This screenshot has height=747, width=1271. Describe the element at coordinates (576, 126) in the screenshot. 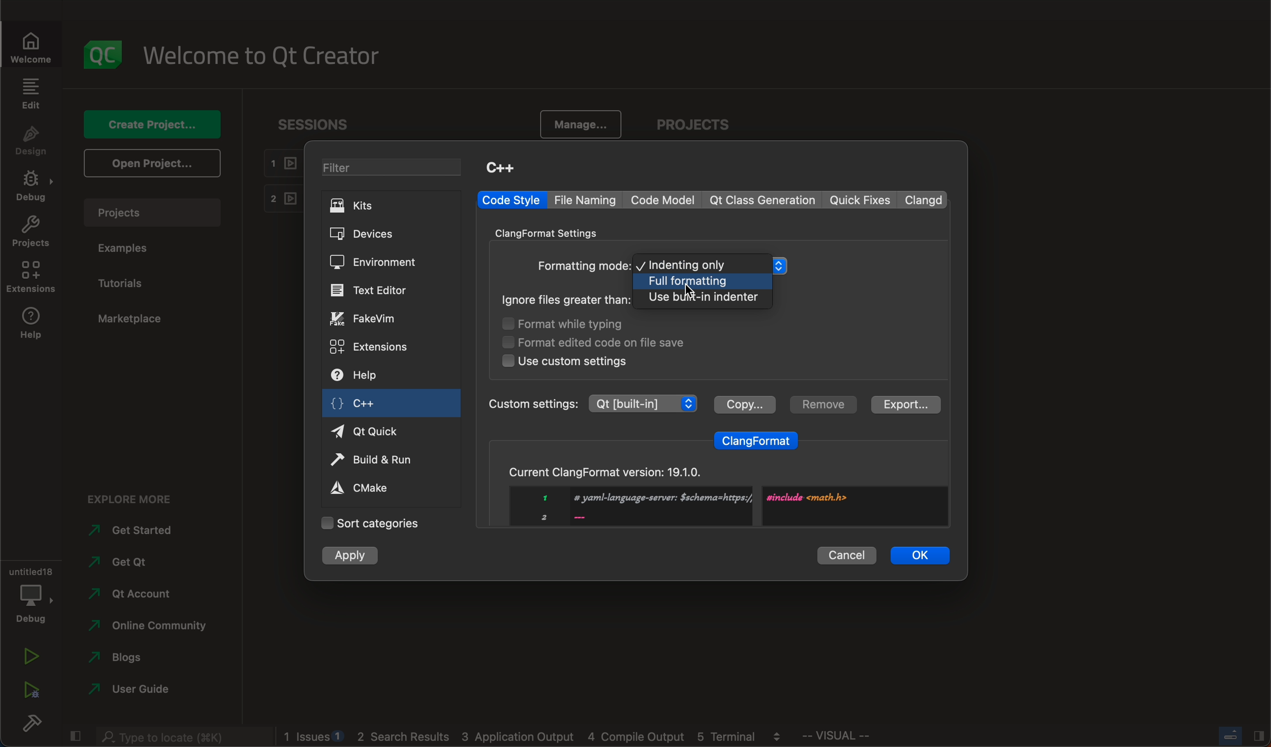

I see `manage` at that location.